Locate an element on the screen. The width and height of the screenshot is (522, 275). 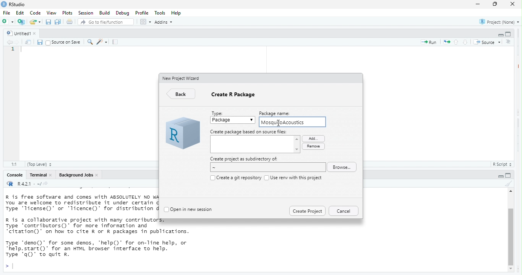
save all open documents is located at coordinates (58, 22).